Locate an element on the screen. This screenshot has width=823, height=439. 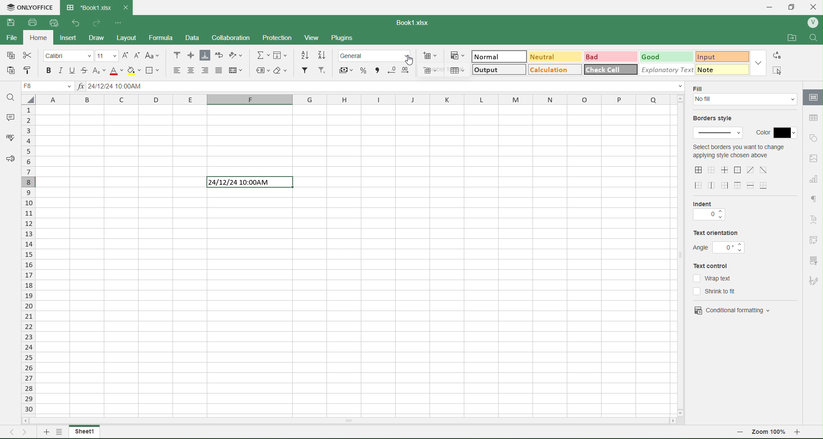
Increase Decimal is located at coordinates (406, 69).